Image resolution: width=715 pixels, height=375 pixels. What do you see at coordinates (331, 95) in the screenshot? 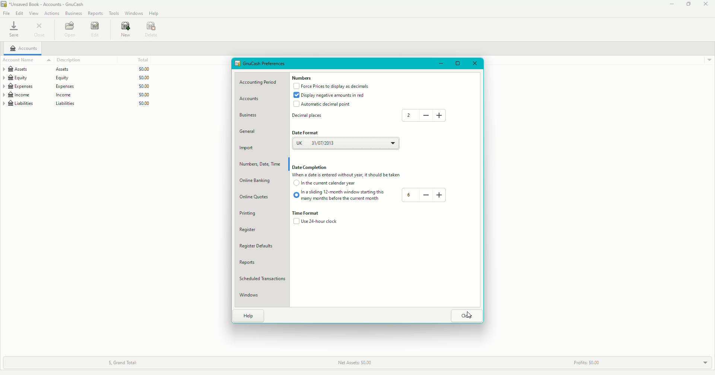
I see `Display negative amounts in red` at bounding box center [331, 95].